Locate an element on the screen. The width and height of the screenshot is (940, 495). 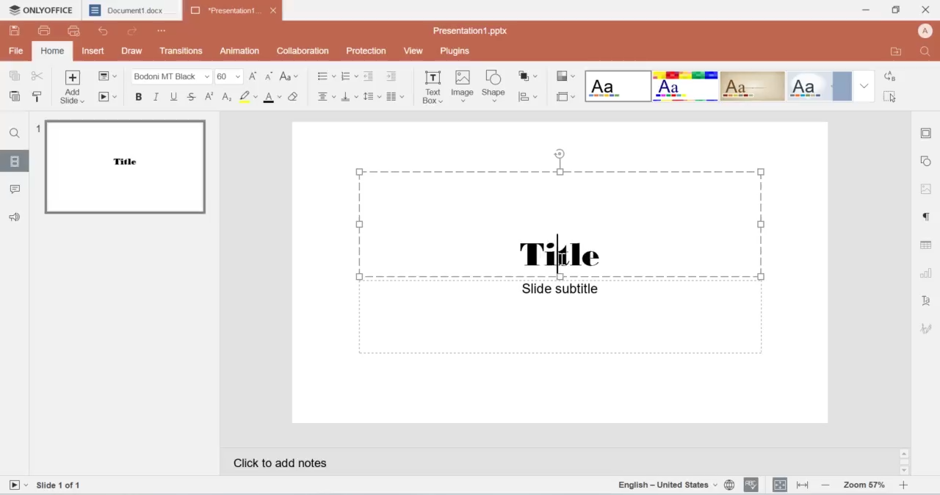
audio is located at coordinates (20, 216).